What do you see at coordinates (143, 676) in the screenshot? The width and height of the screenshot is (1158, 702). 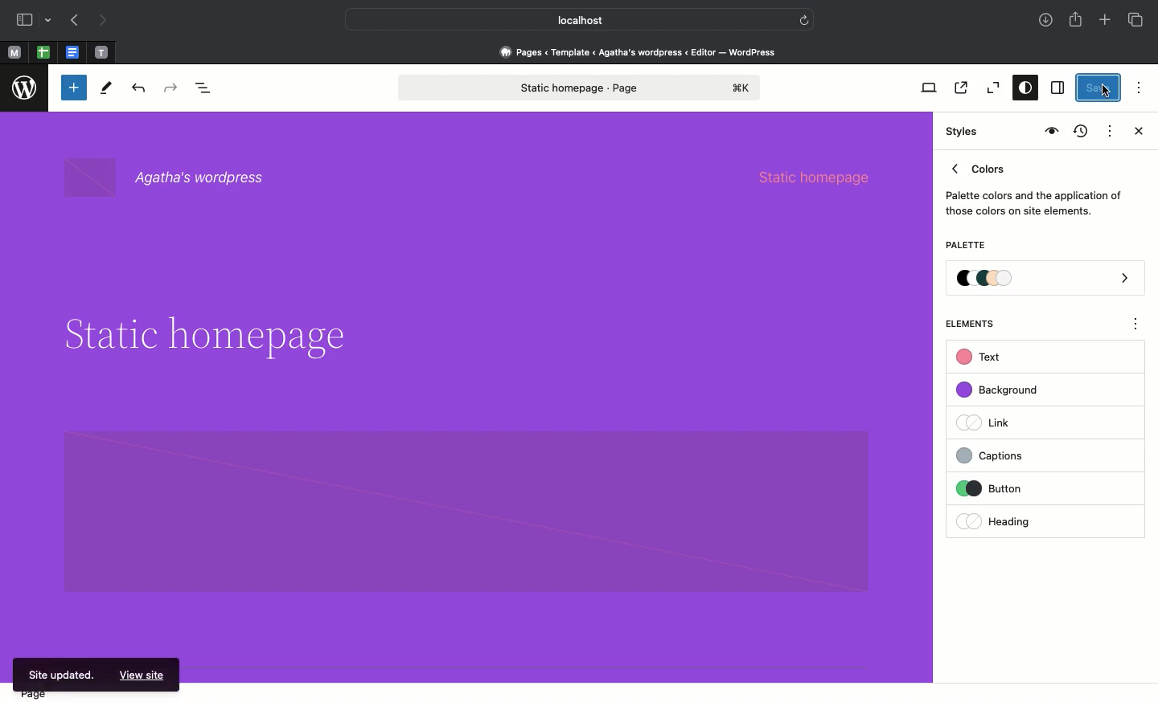 I see `` at bounding box center [143, 676].